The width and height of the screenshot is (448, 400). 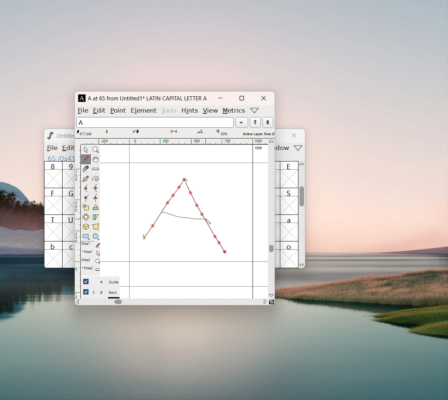 What do you see at coordinates (146, 98) in the screenshot?
I see `A at 65 from Untitled1 LATIN CAPITAL LETTER A` at bounding box center [146, 98].